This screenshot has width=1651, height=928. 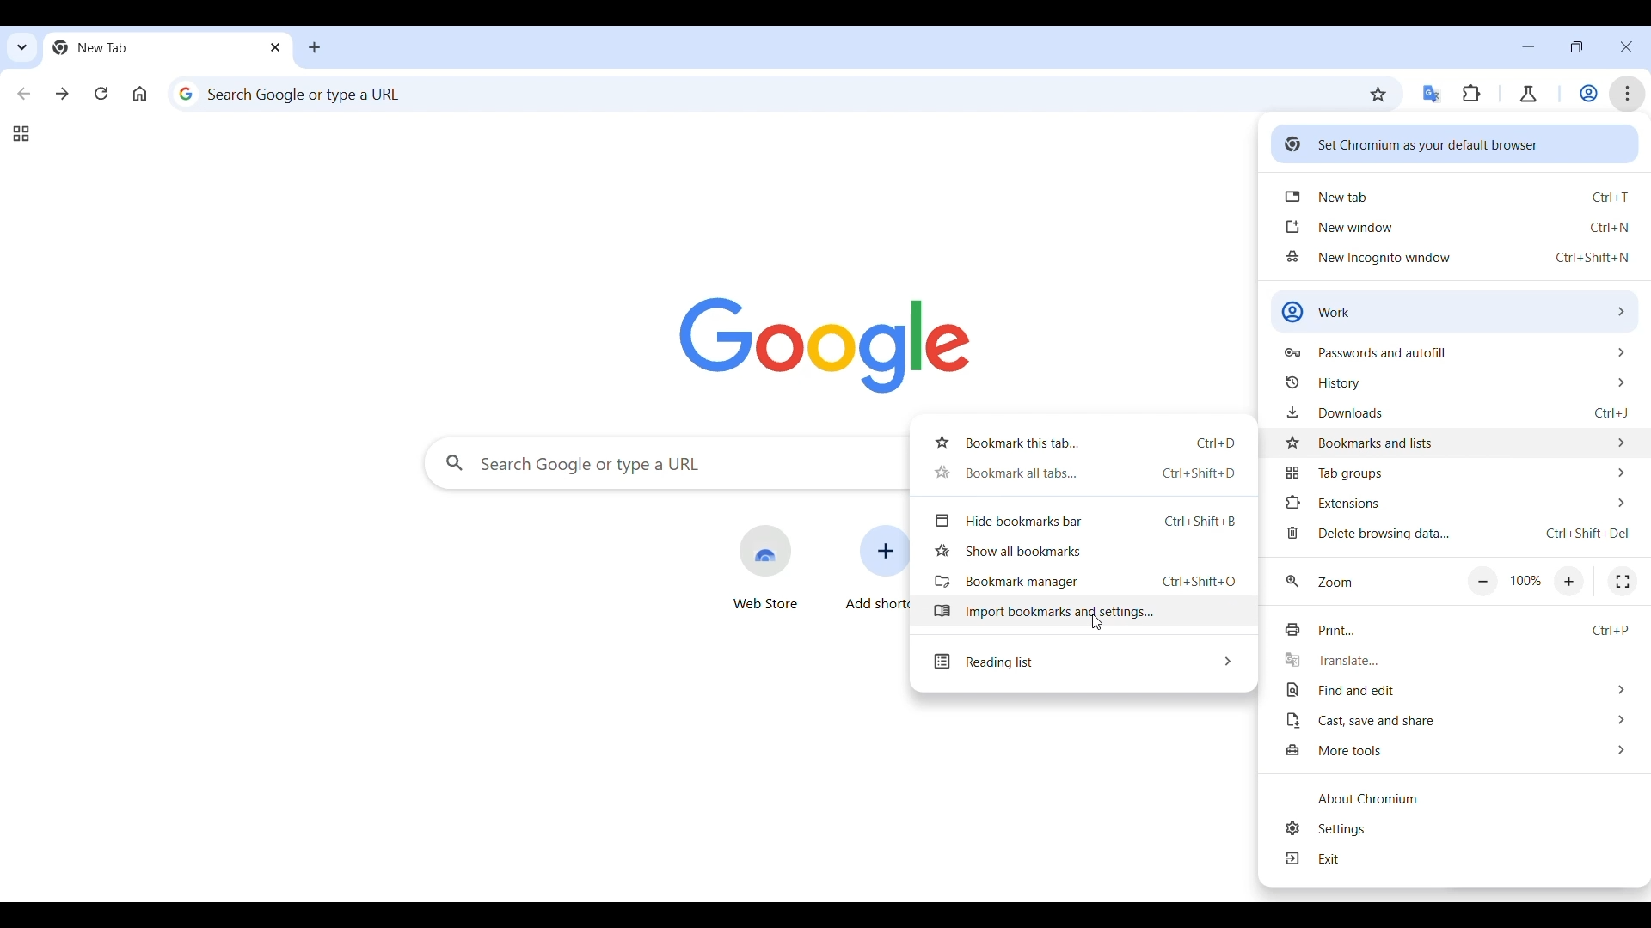 I want to click on Current zoom factor, so click(x=1526, y=582).